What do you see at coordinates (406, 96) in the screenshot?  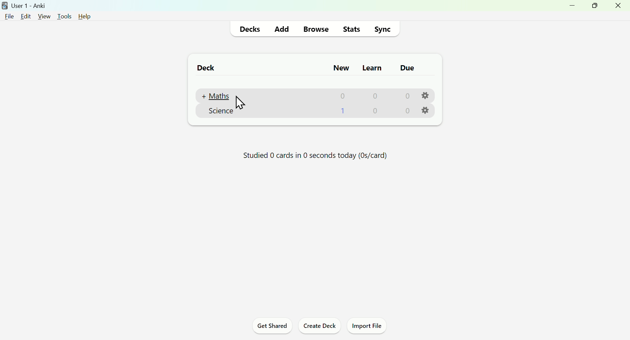 I see `0` at bounding box center [406, 96].